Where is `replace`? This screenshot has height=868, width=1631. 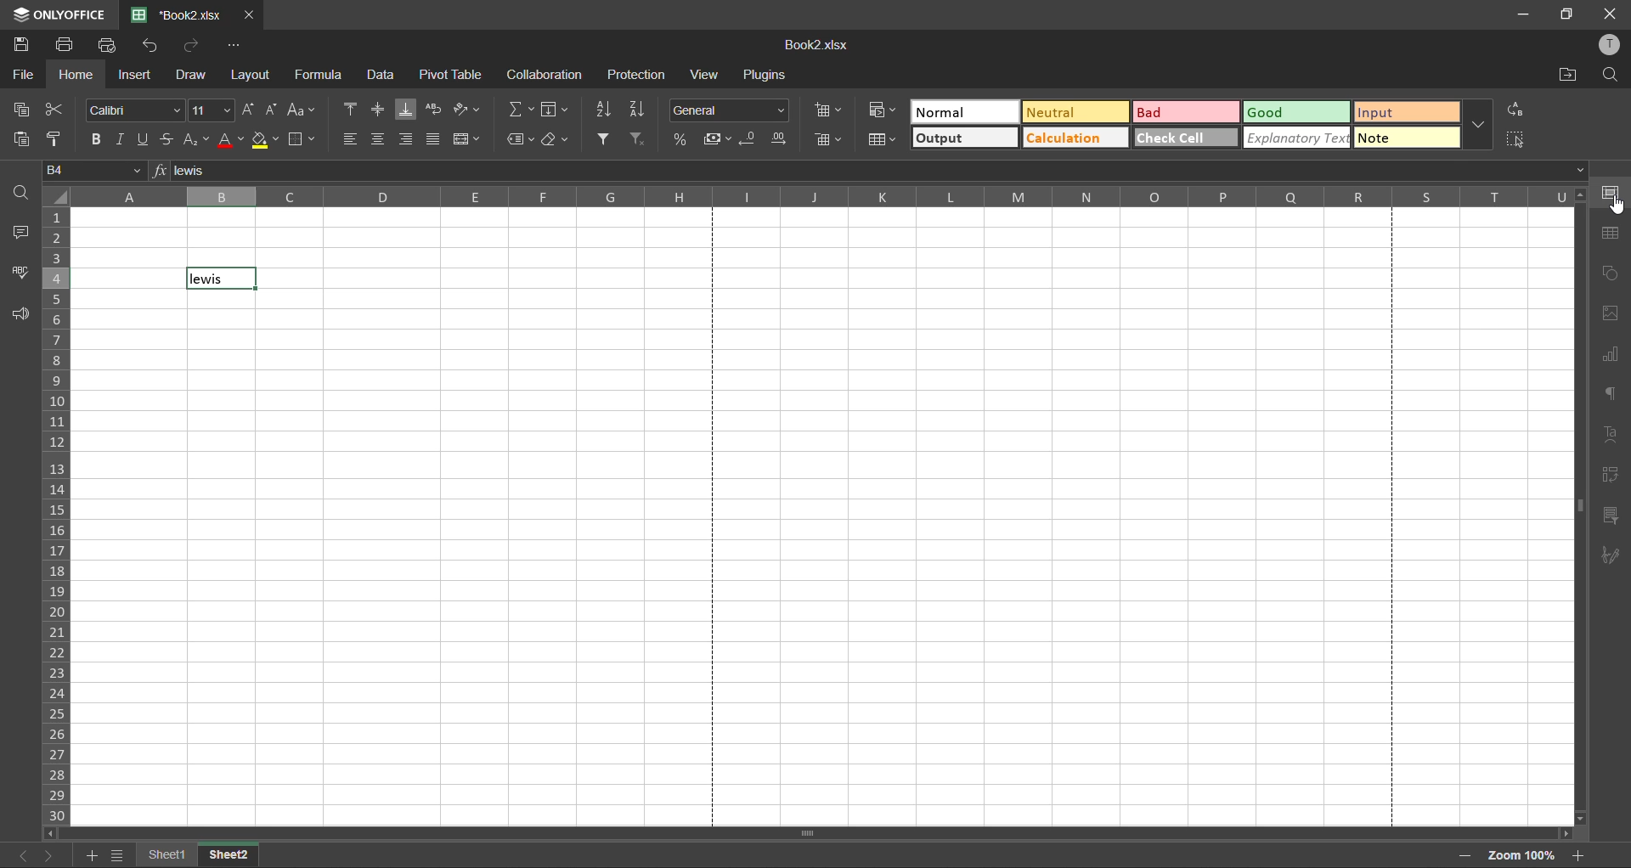 replace is located at coordinates (1517, 114).